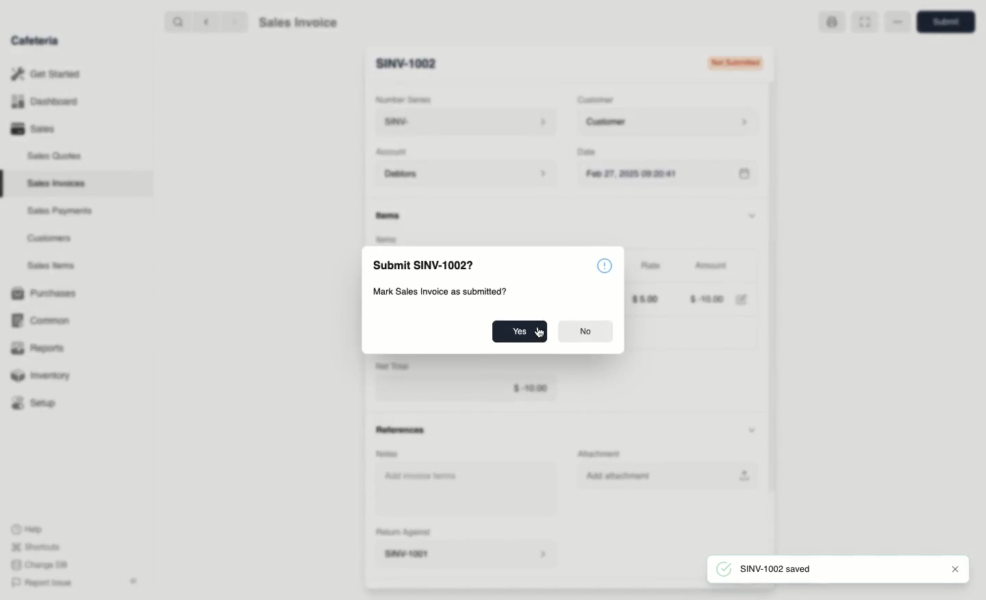 This screenshot has width=986, height=600. I want to click on Sales, so click(35, 129).